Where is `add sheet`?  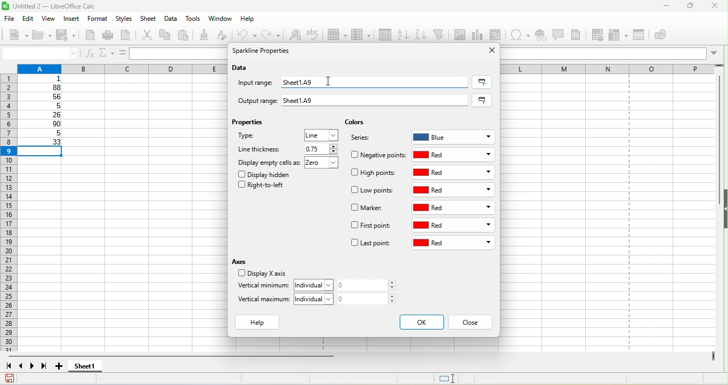 add sheet is located at coordinates (60, 366).